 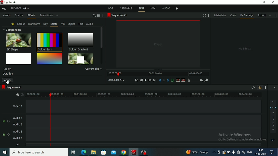 What do you see at coordinates (183, 80) in the screenshot?
I see `Delete` at bounding box center [183, 80].